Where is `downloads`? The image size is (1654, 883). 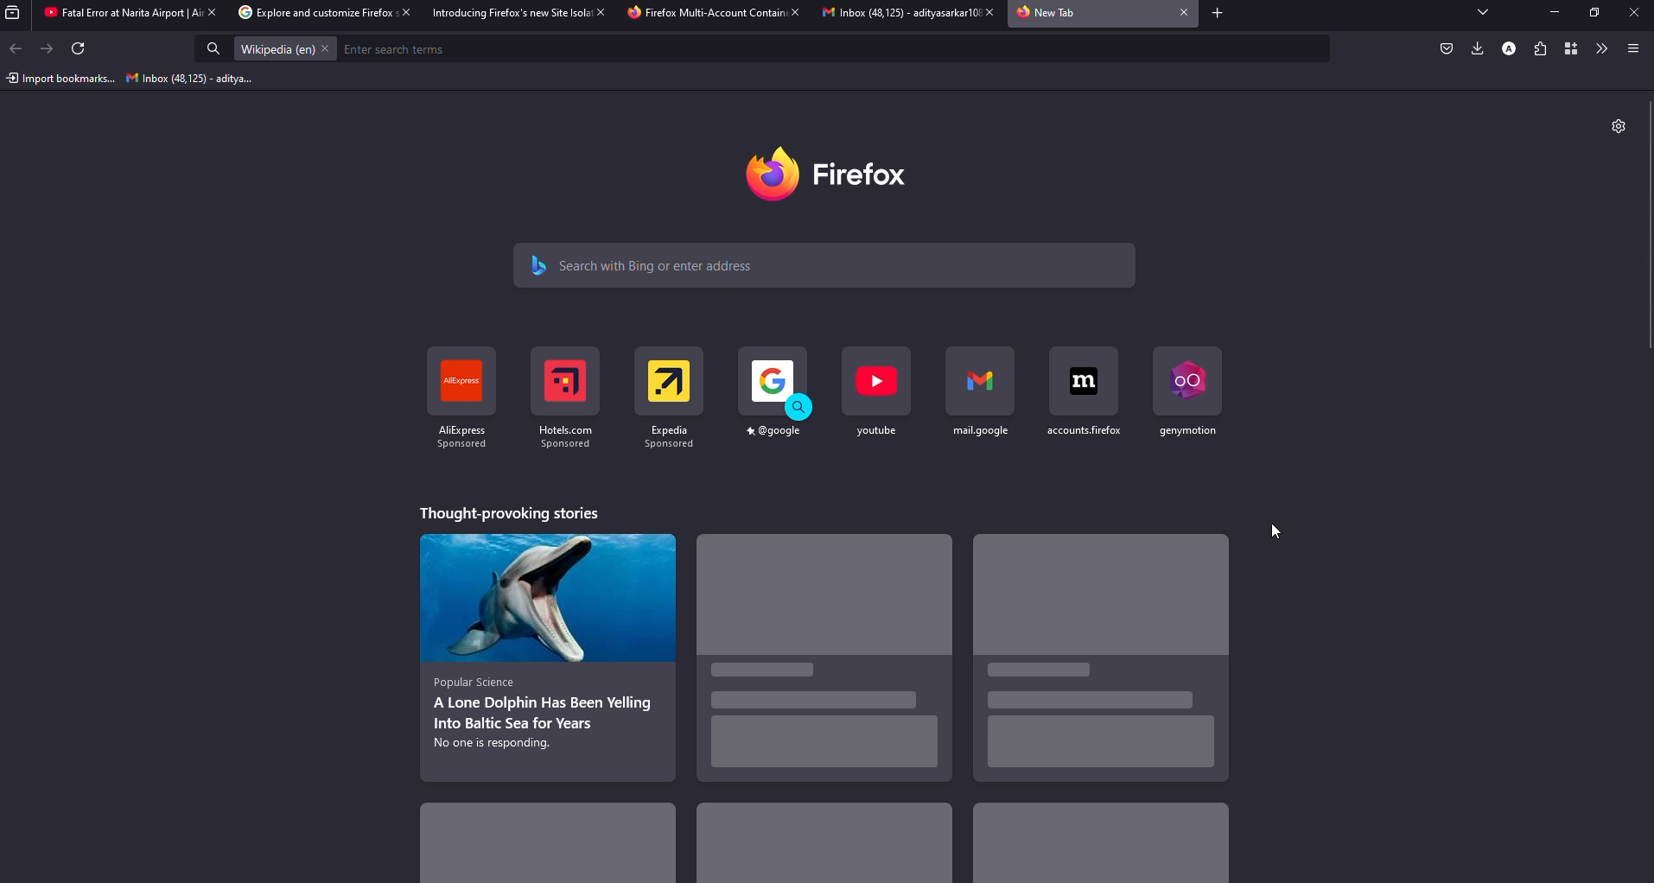 downloads is located at coordinates (1475, 48).